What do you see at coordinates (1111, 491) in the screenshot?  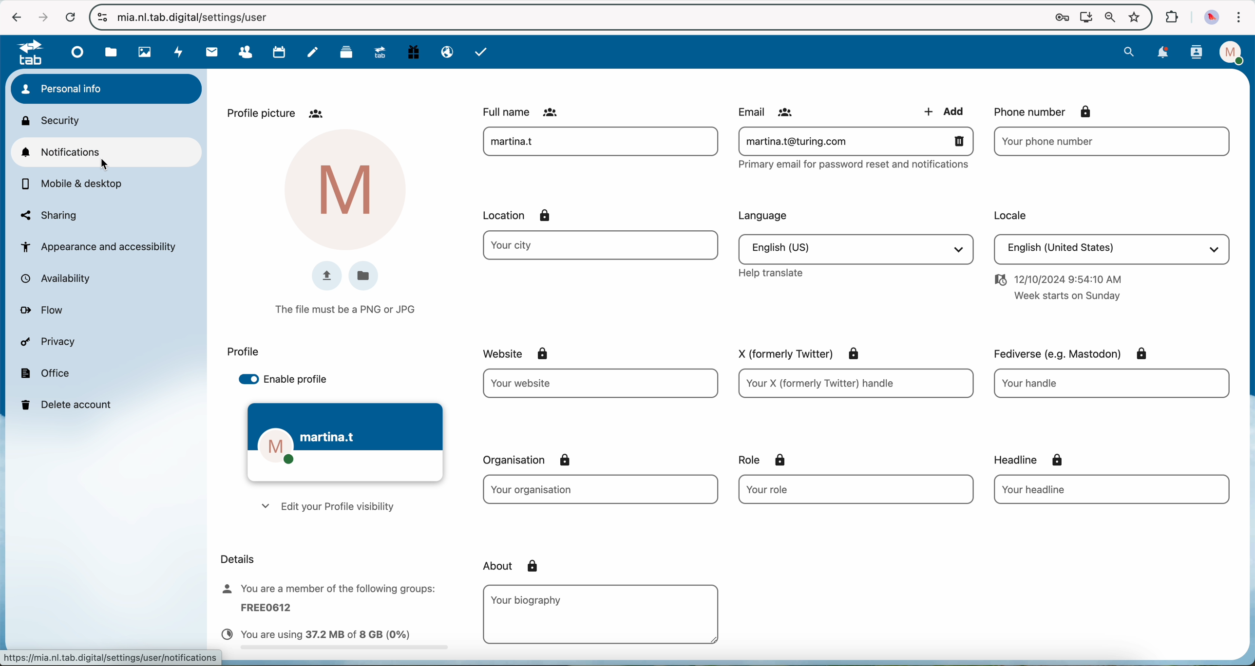 I see `headline` at bounding box center [1111, 491].